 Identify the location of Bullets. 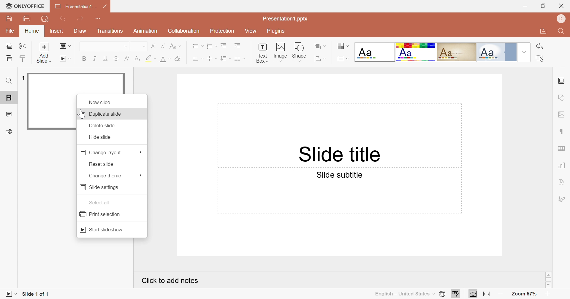
(196, 46).